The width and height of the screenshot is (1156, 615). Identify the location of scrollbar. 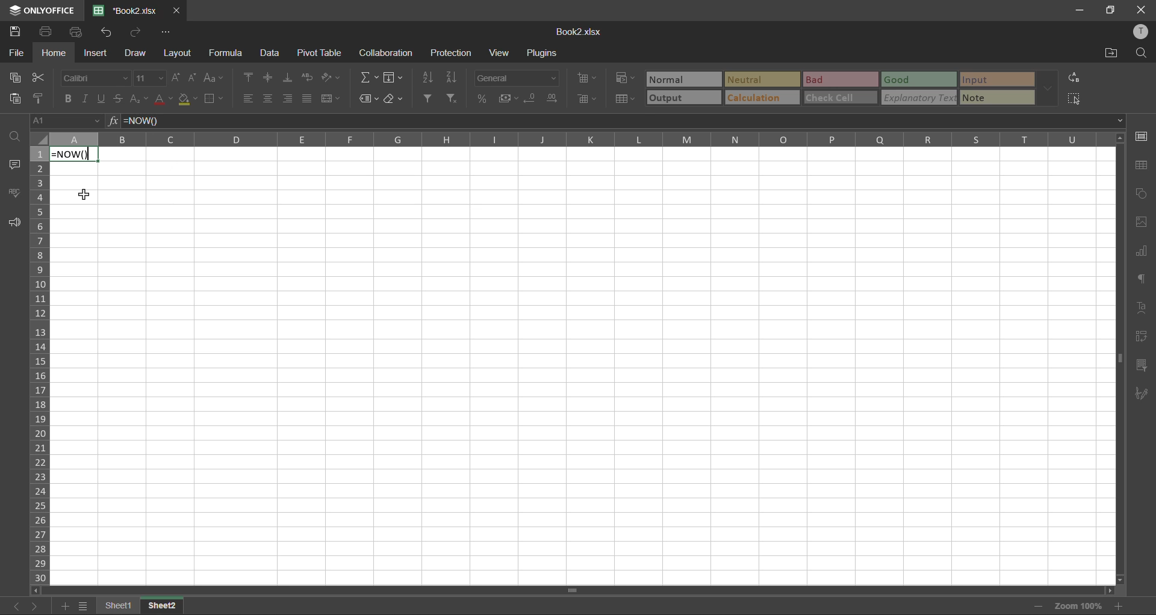
(1119, 361).